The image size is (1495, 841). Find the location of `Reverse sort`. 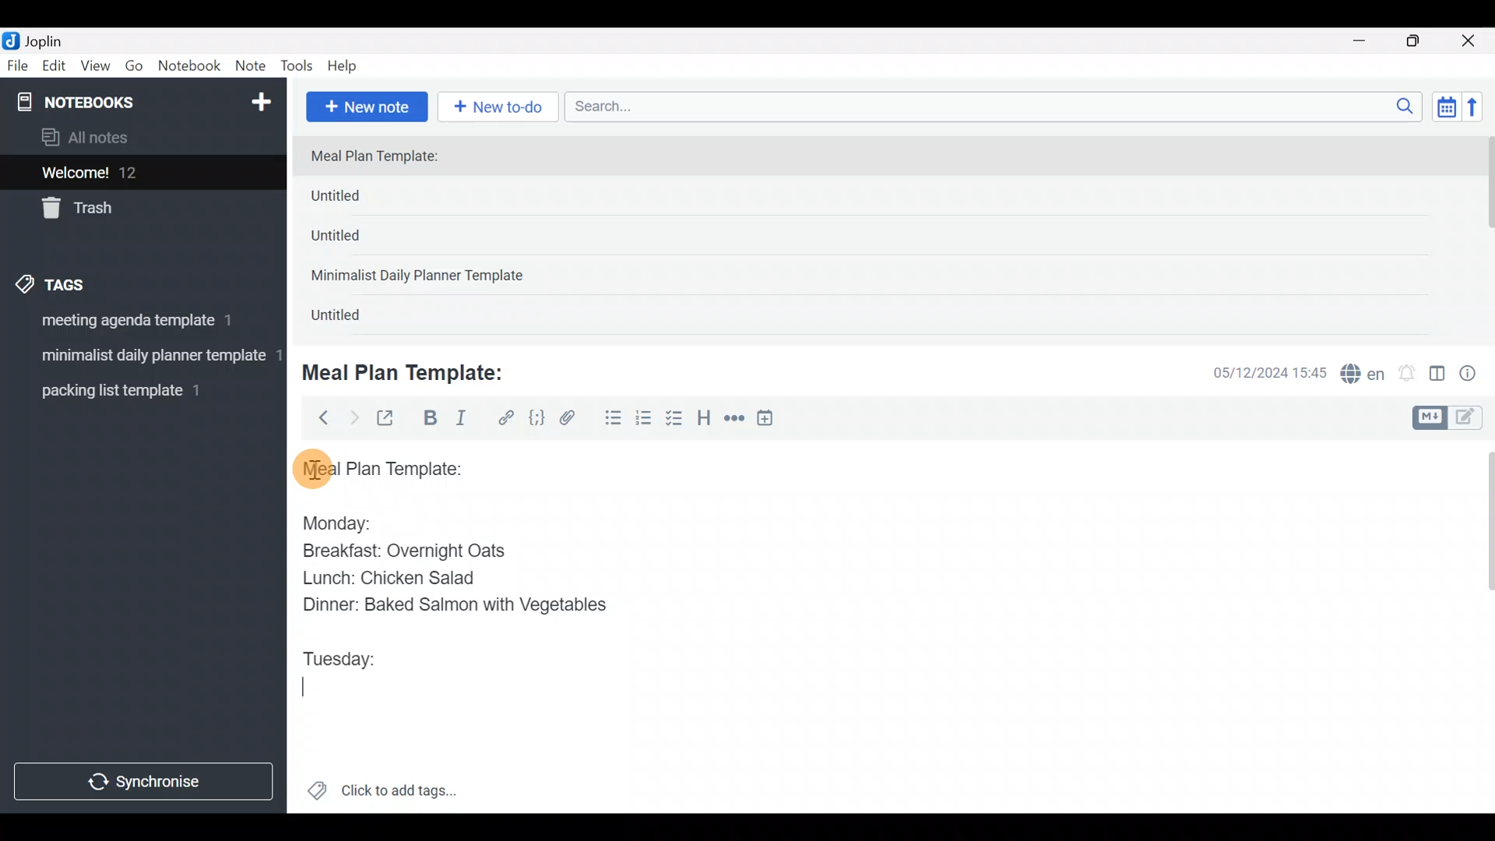

Reverse sort is located at coordinates (1480, 111).